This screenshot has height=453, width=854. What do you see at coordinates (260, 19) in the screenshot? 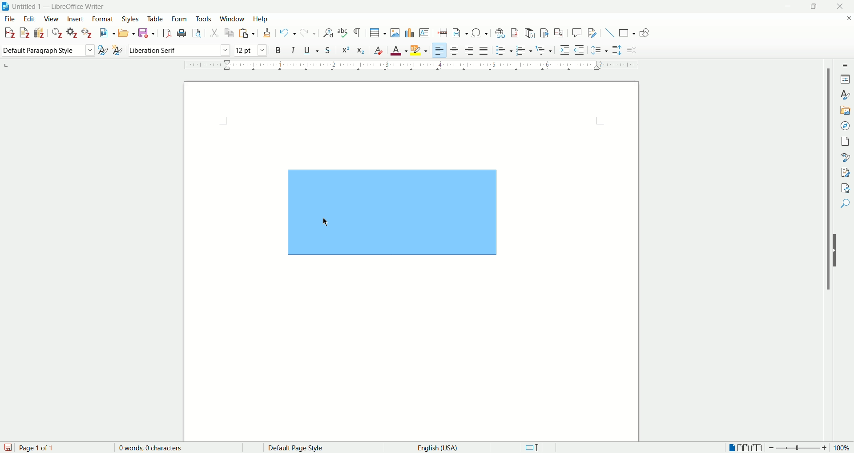
I see `help` at bounding box center [260, 19].